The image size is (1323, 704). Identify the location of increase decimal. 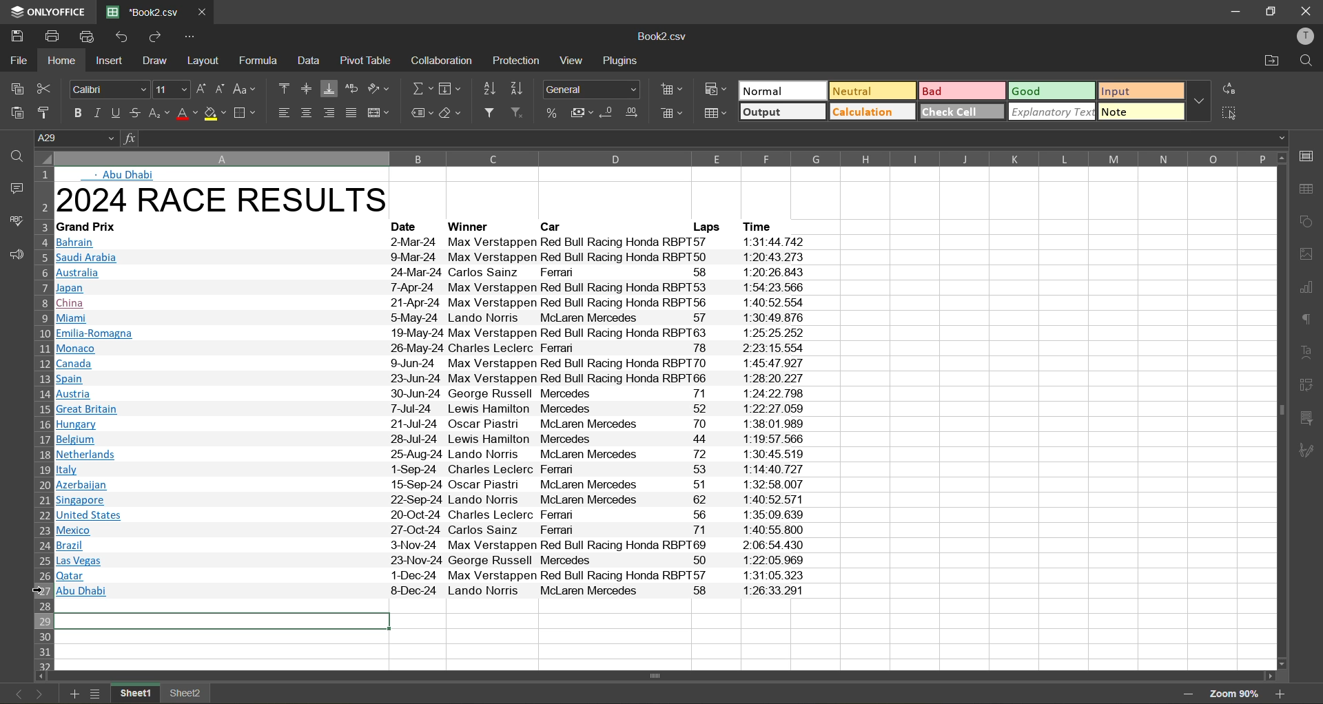
(632, 113).